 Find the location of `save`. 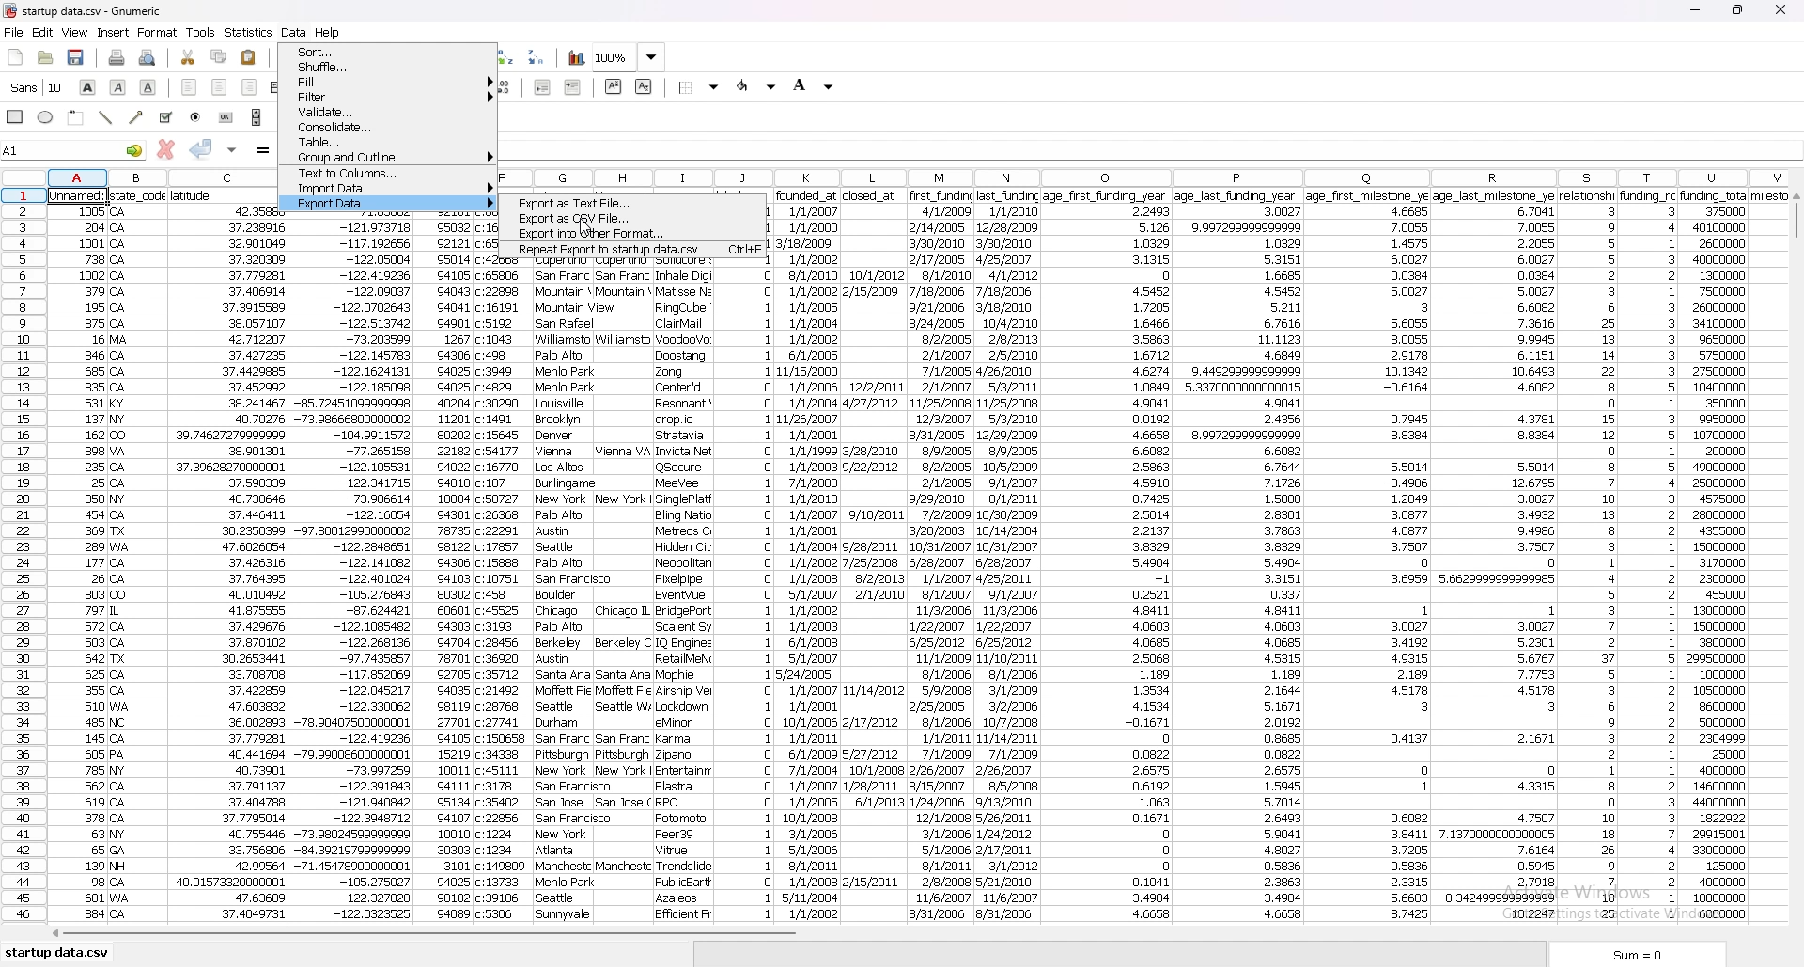

save is located at coordinates (77, 57).